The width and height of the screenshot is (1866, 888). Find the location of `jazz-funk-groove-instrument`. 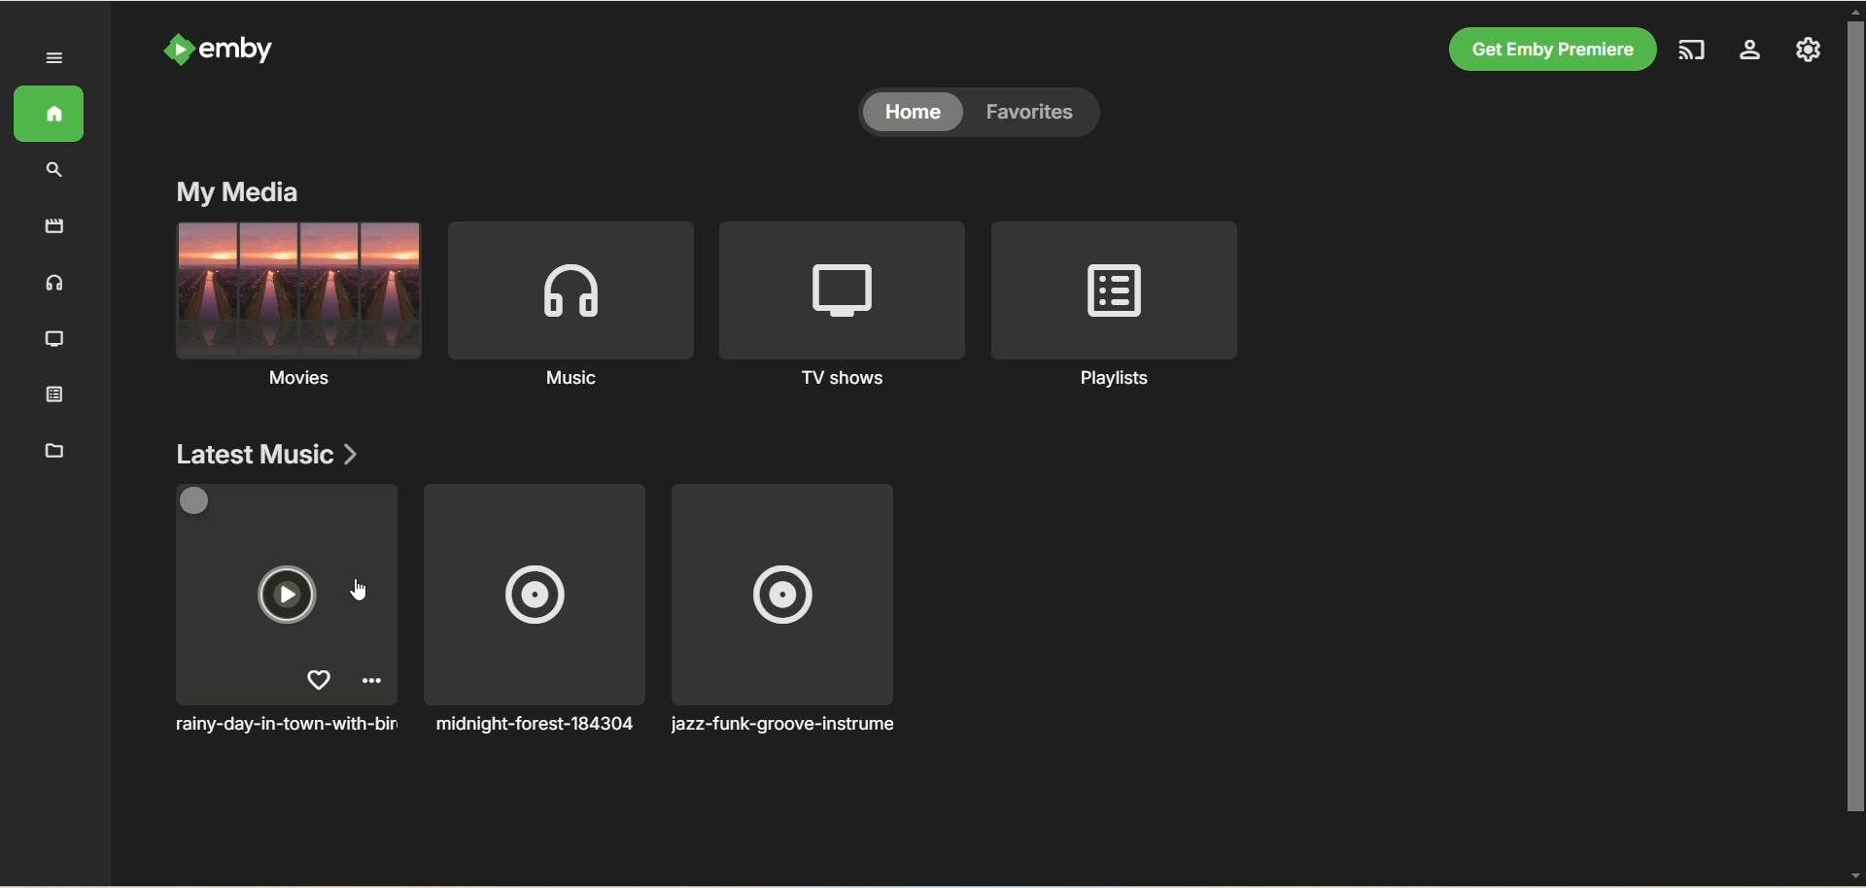

jazz-funk-groove-instrument is located at coordinates (794, 608).